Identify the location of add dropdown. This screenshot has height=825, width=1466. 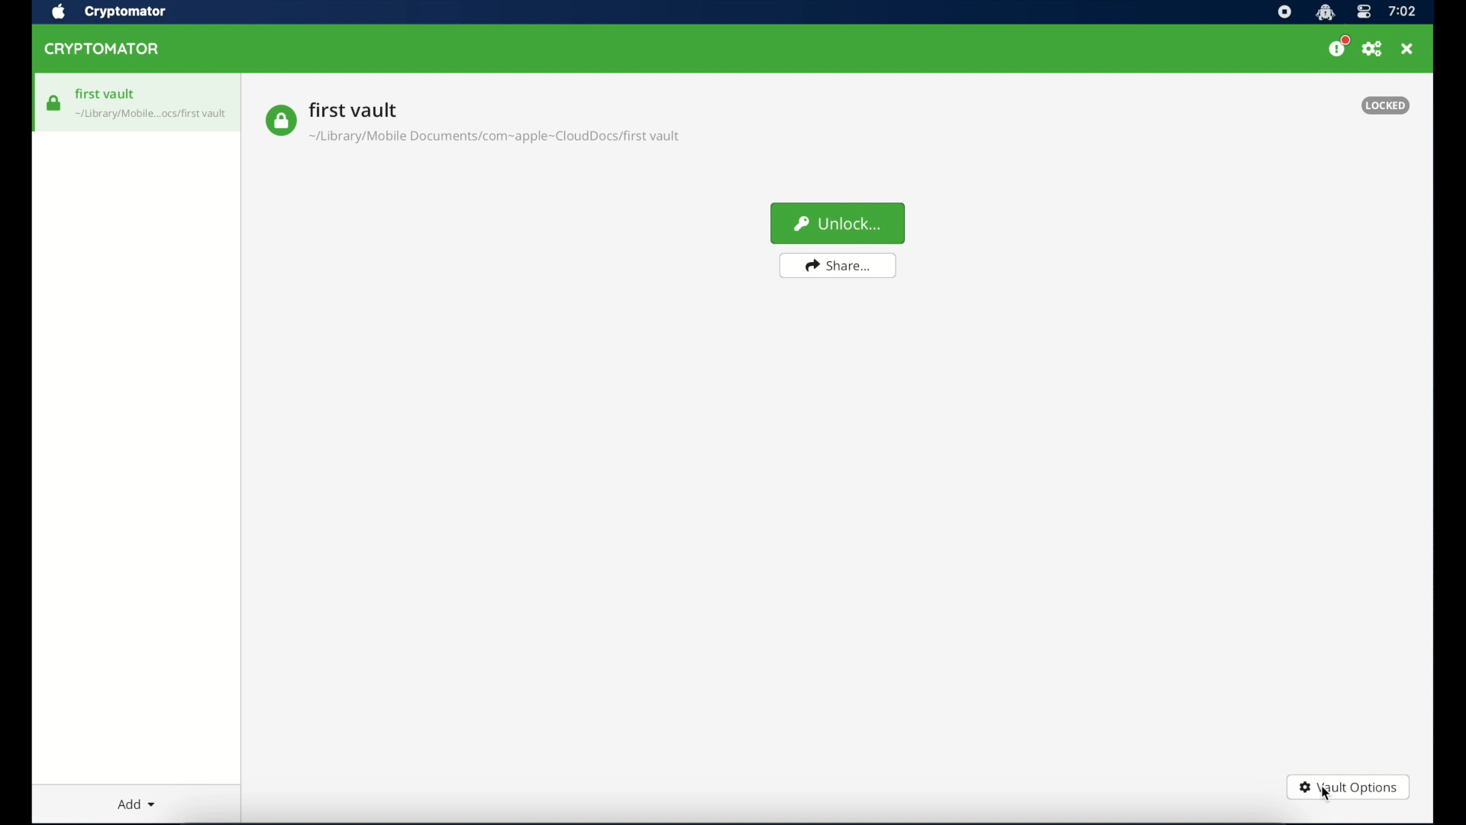
(137, 804).